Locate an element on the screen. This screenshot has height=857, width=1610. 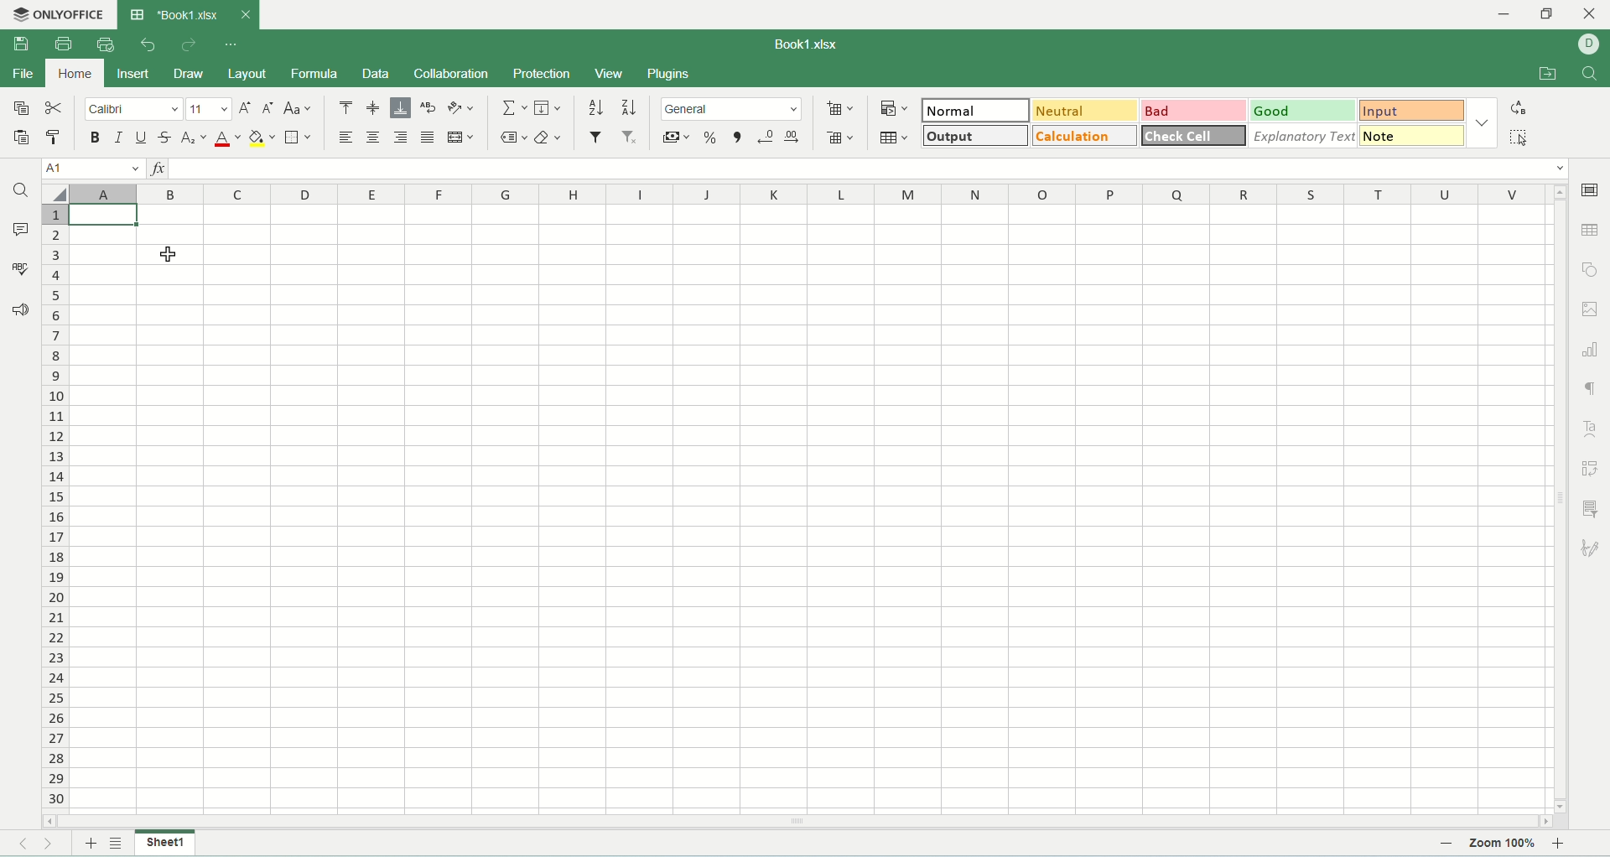
text art  is located at coordinates (1587, 428).